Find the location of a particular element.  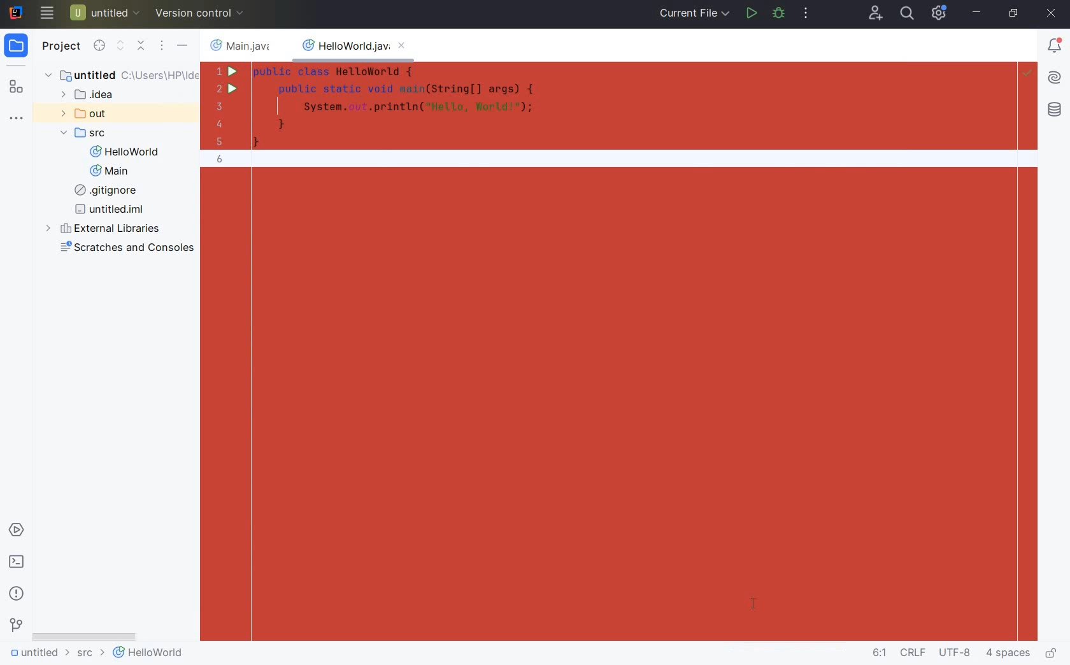

version control is located at coordinates (15, 627).